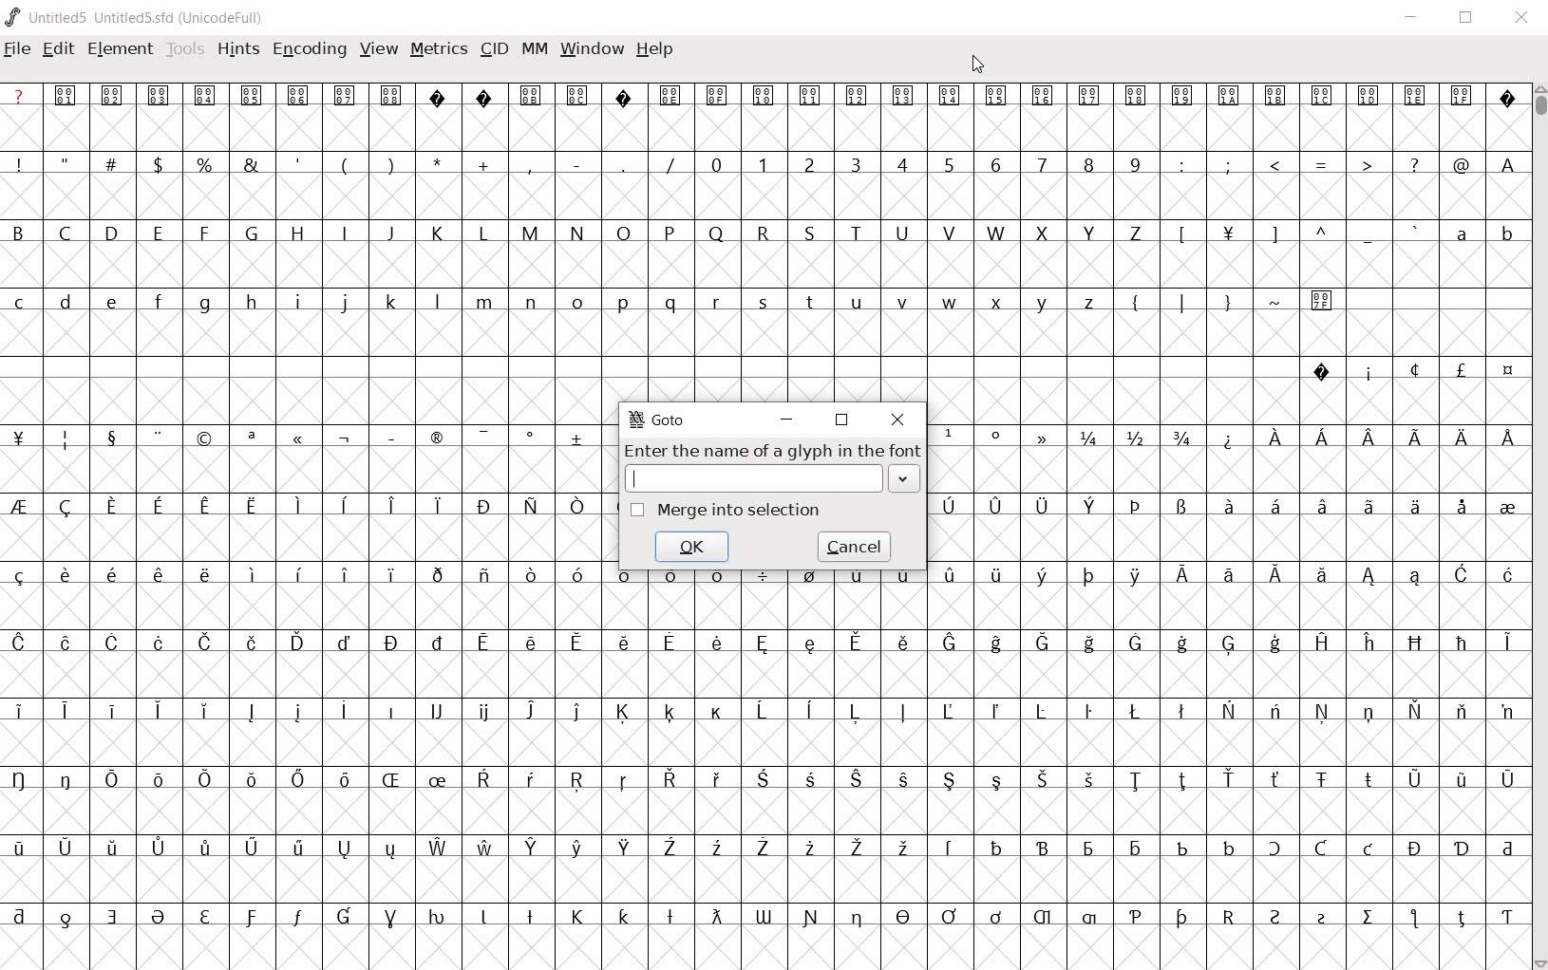 Image resolution: width=1548 pixels, height=970 pixels. I want to click on Symbol, so click(1275, 712).